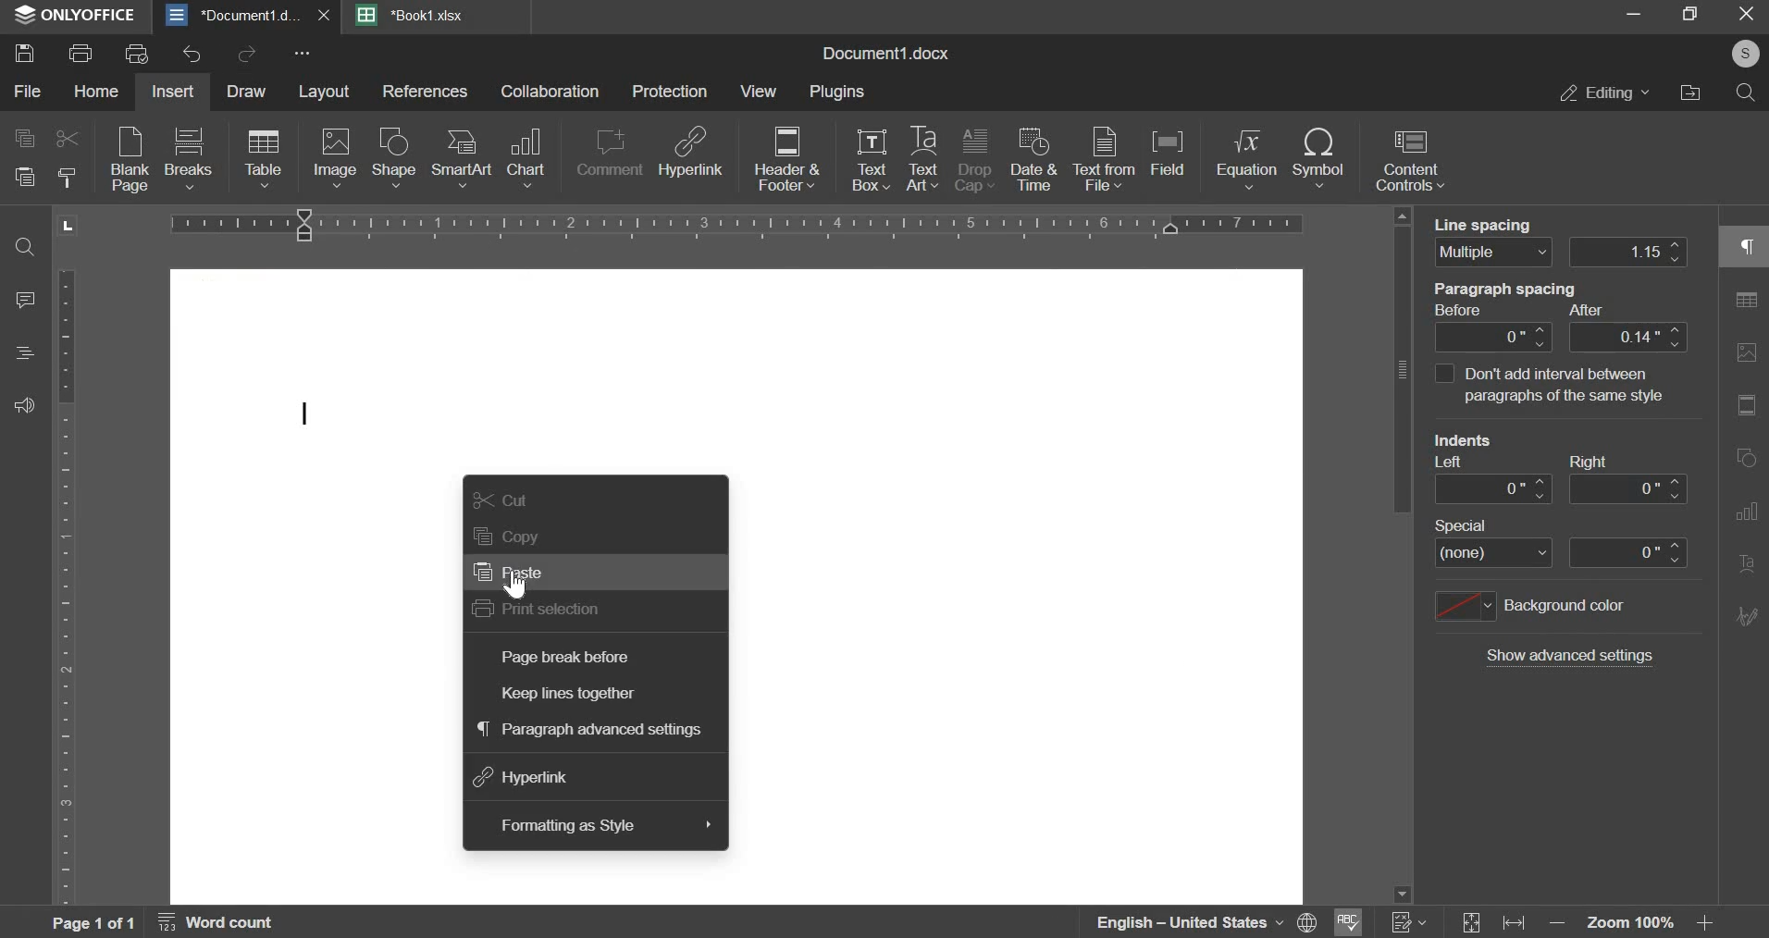 Image resolution: width=1769 pixels, height=938 pixels. Describe the element at coordinates (538, 609) in the screenshot. I see `print selection` at that location.